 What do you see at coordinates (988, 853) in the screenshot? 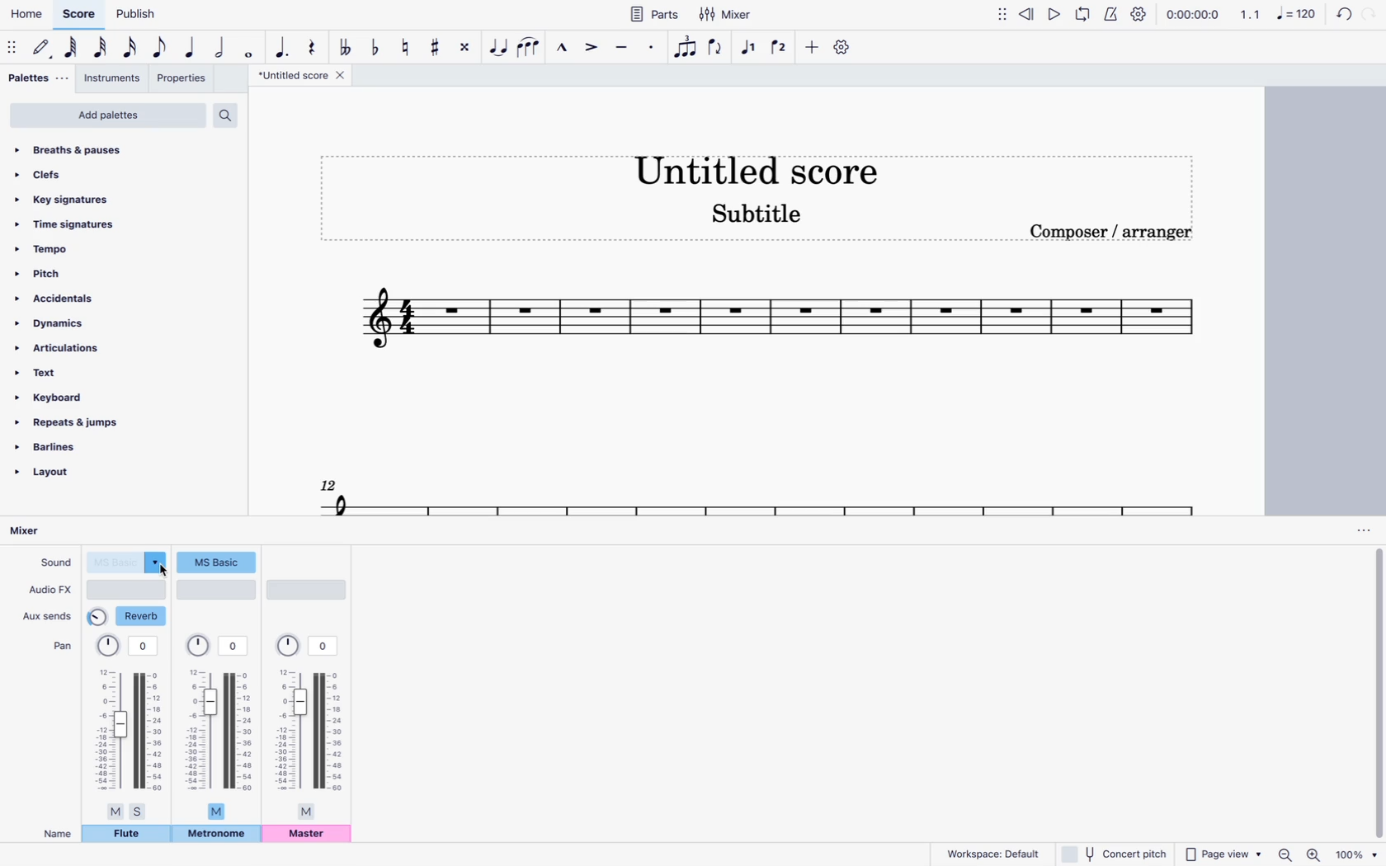
I see `workspace` at bounding box center [988, 853].